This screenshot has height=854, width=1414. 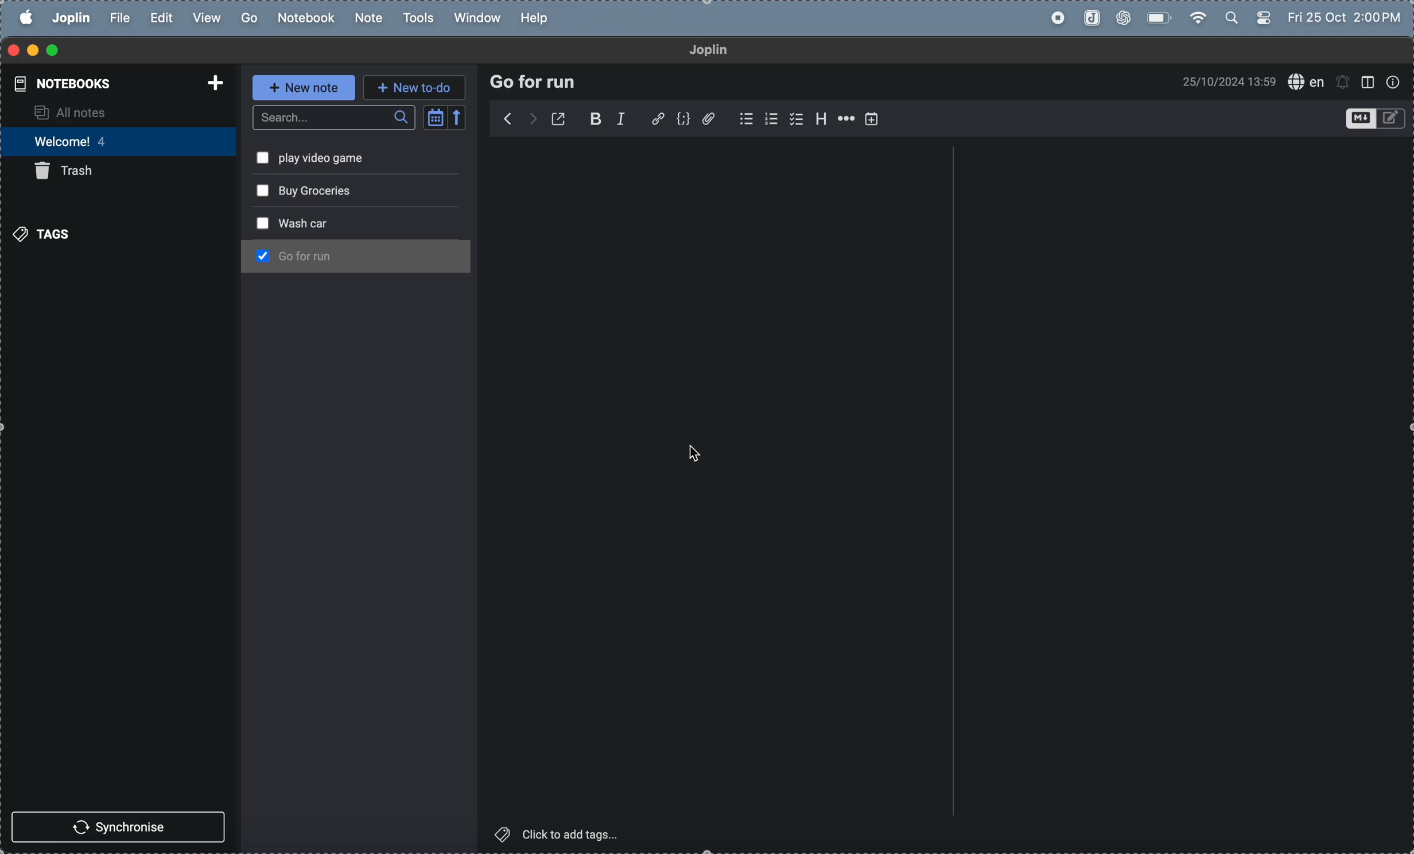 What do you see at coordinates (875, 118) in the screenshot?
I see `add timmings` at bounding box center [875, 118].